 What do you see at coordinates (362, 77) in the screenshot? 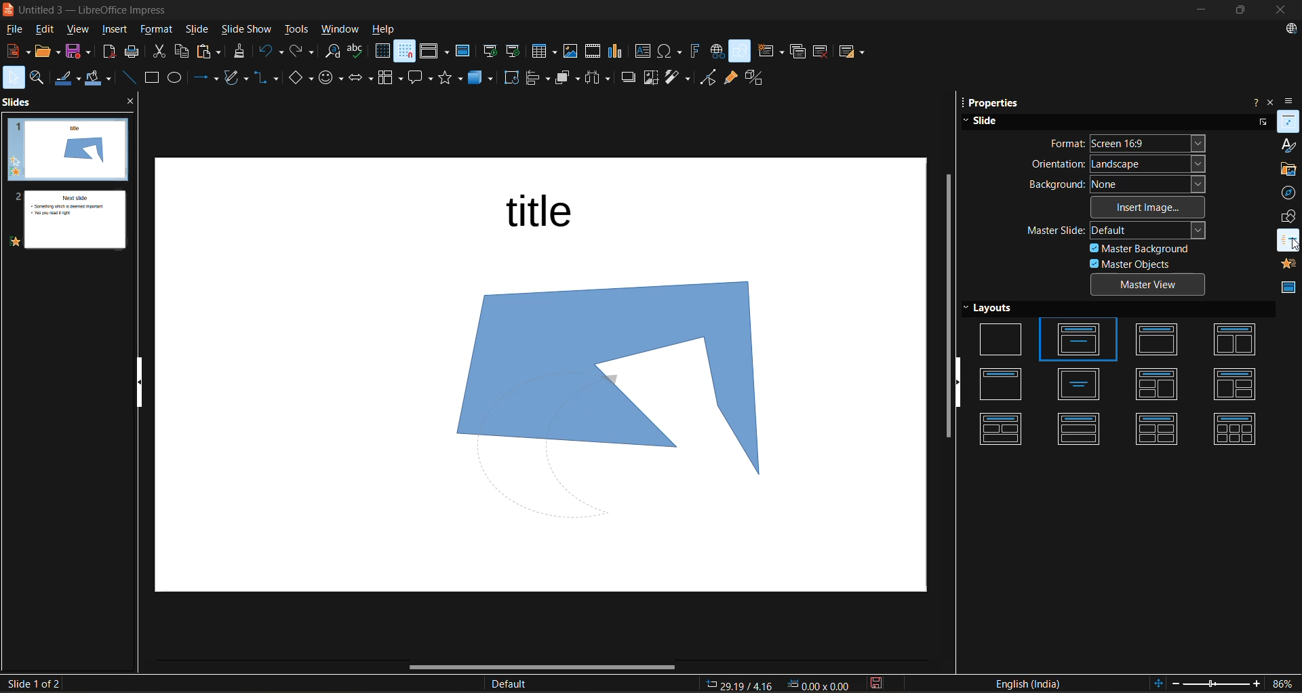
I see `block arrows` at bounding box center [362, 77].